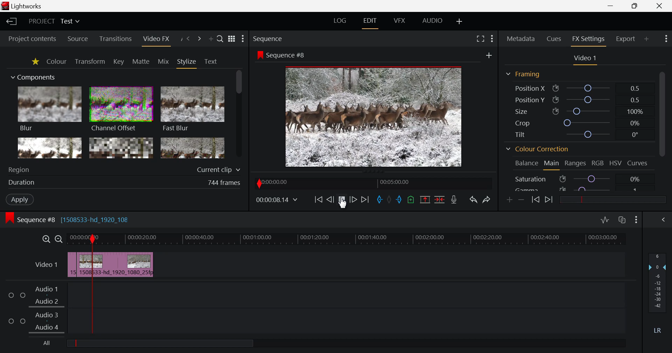  I want to click on Crop, so click(577, 122).